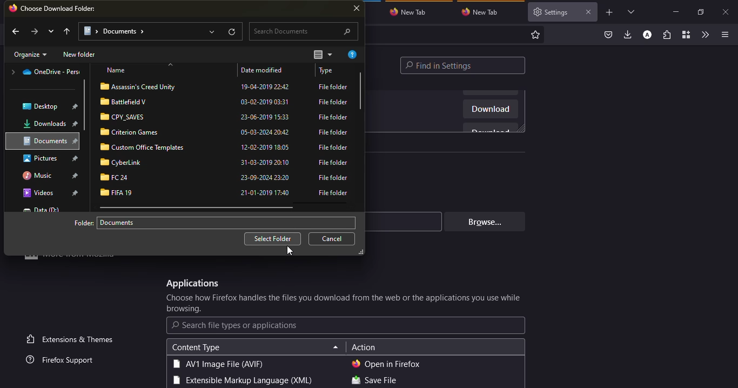  I want to click on account, so click(647, 35).